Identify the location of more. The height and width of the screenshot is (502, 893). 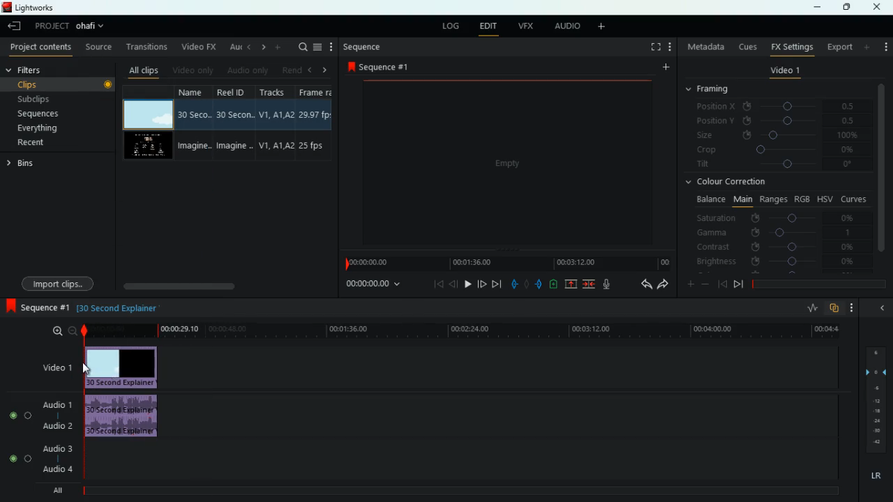
(868, 47).